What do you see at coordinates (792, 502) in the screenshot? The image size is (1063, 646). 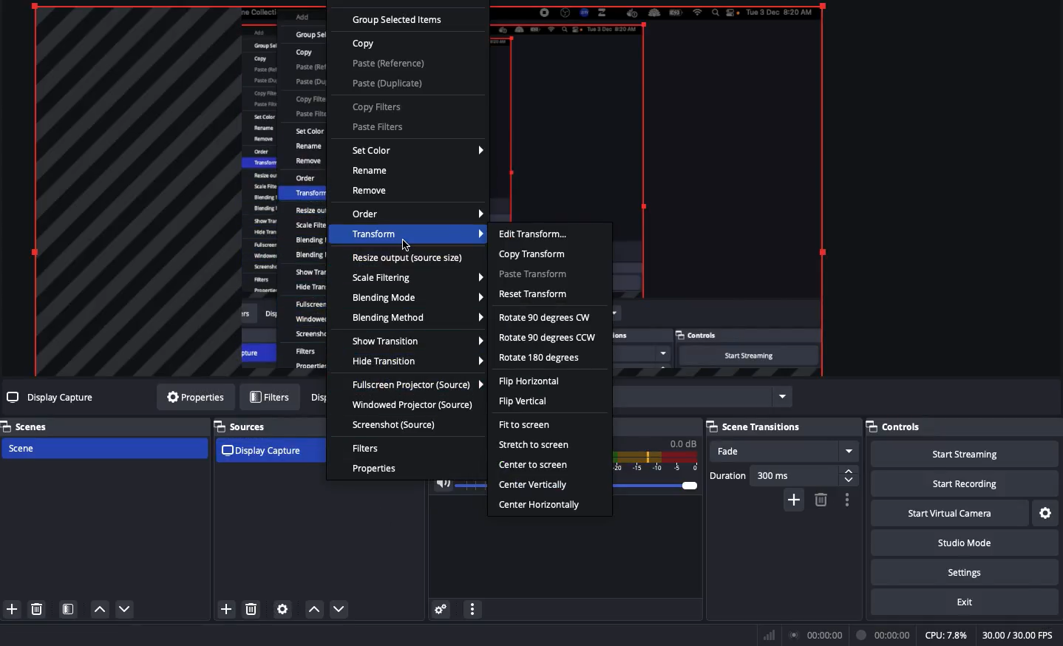 I see `add` at bounding box center [792, 502].